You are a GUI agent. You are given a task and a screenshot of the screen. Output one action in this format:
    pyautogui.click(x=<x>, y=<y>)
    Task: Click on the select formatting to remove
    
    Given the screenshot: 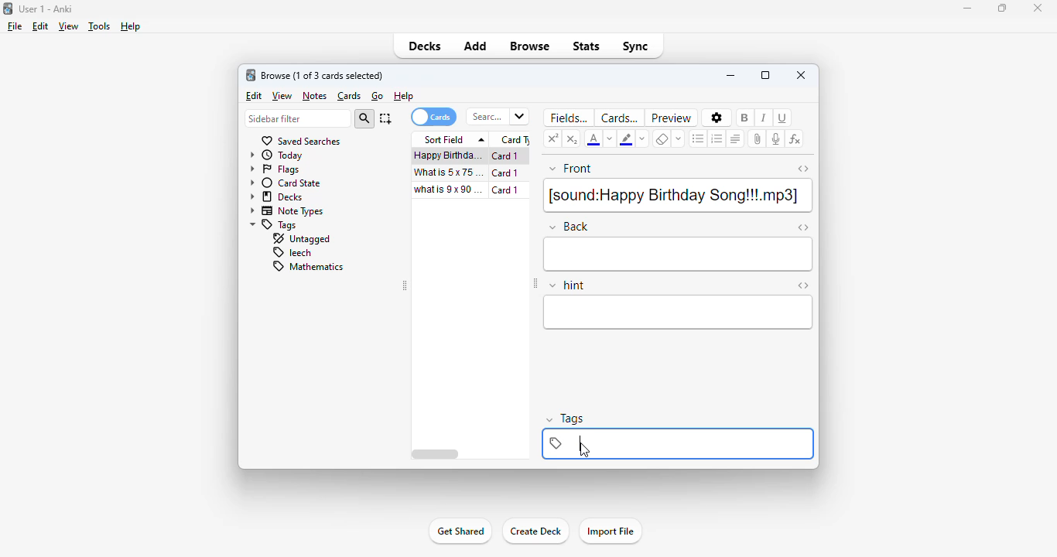 What is the action you would take?
    pyautogui.click(x=679, y=138)
    